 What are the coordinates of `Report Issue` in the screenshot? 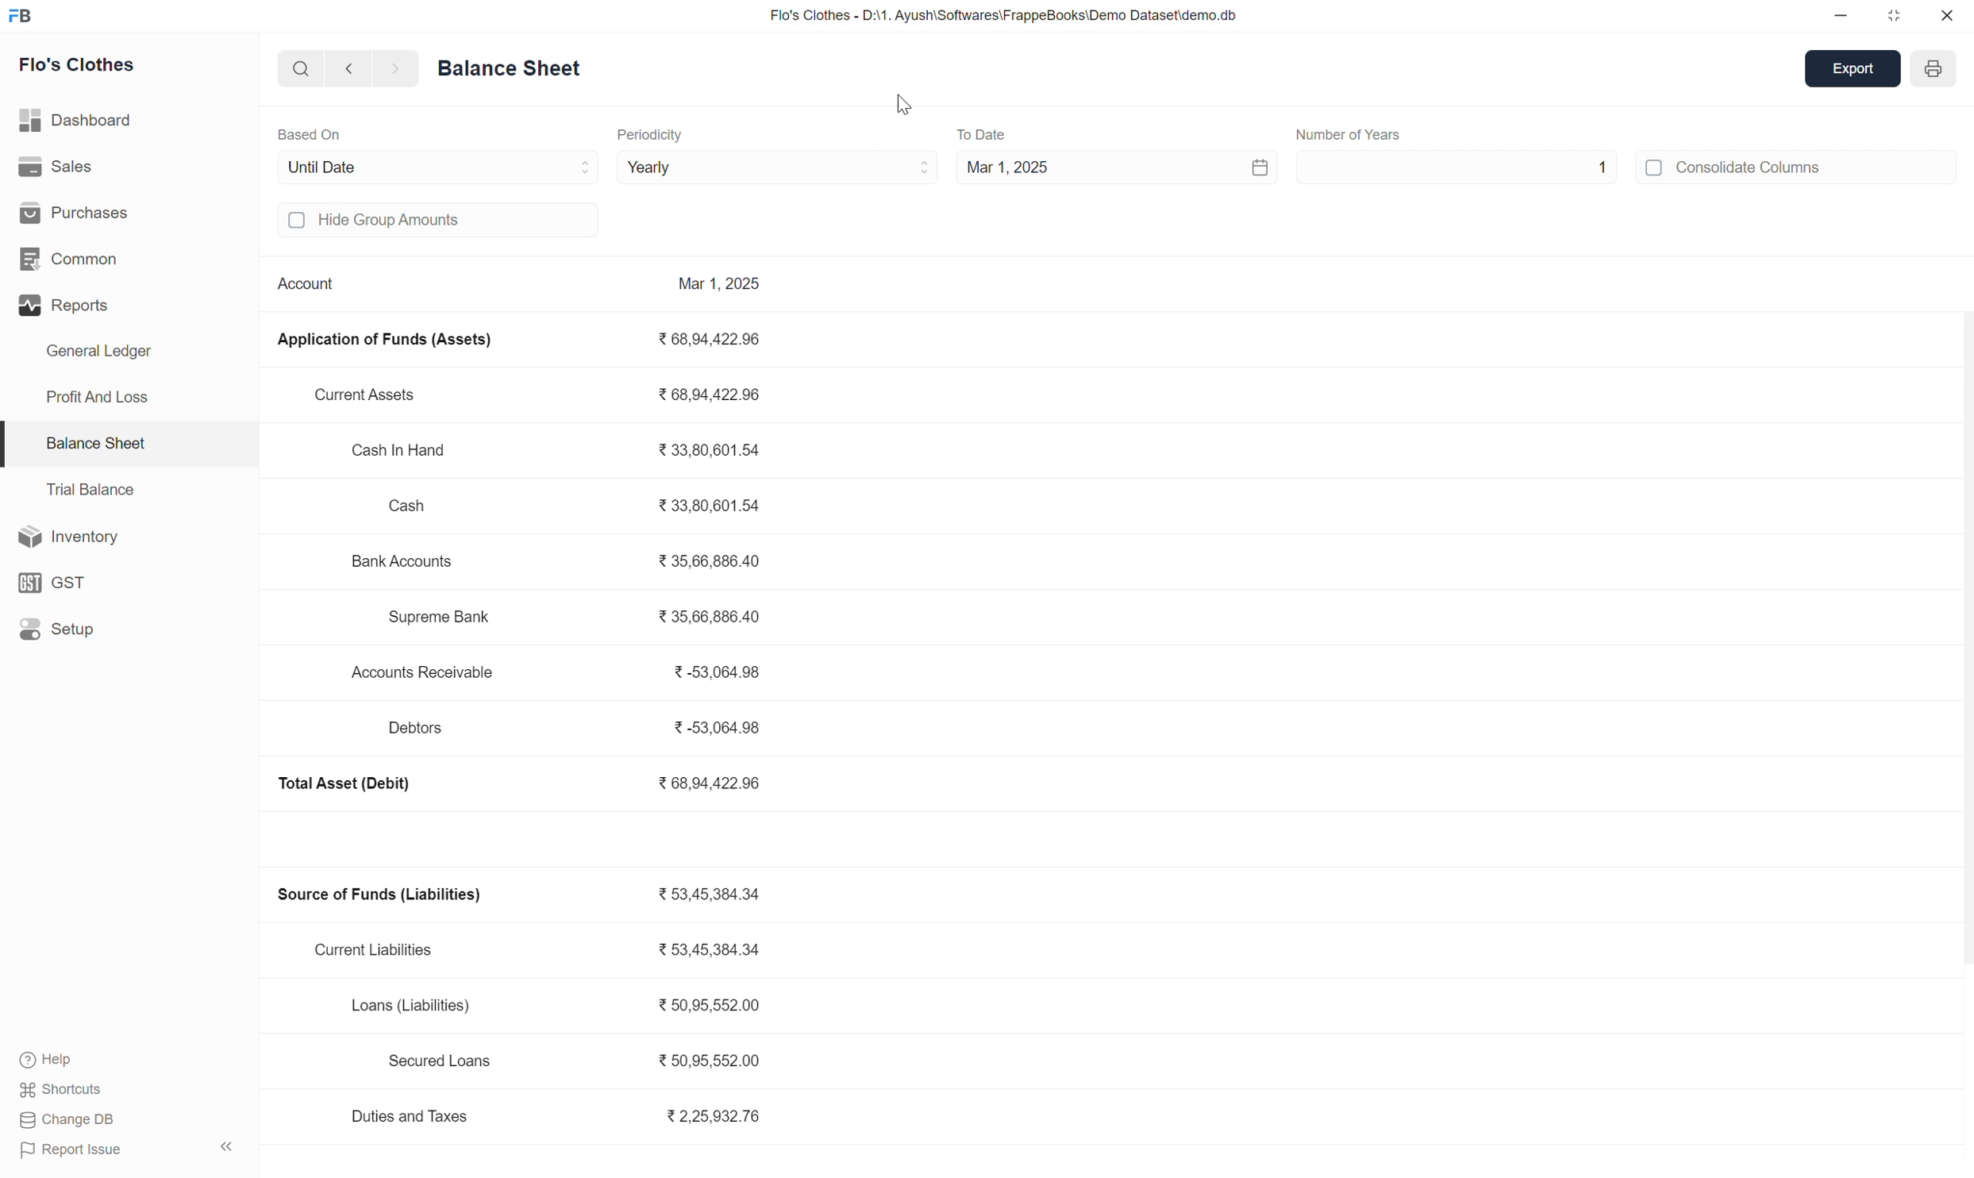 It's located at (66, 1150).